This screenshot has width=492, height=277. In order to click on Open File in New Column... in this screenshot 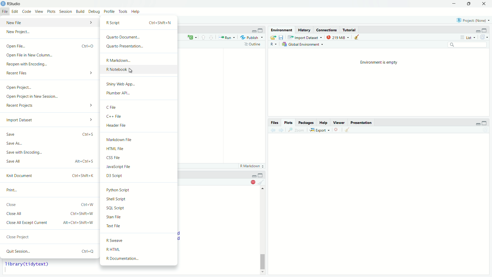, I will do `click(51, 56)`.